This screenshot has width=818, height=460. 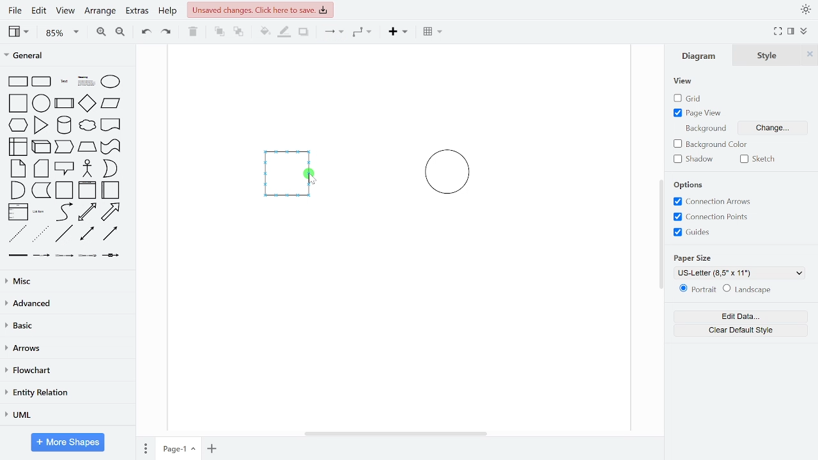 I want to click on clear default style, so click(x=747, y=290).